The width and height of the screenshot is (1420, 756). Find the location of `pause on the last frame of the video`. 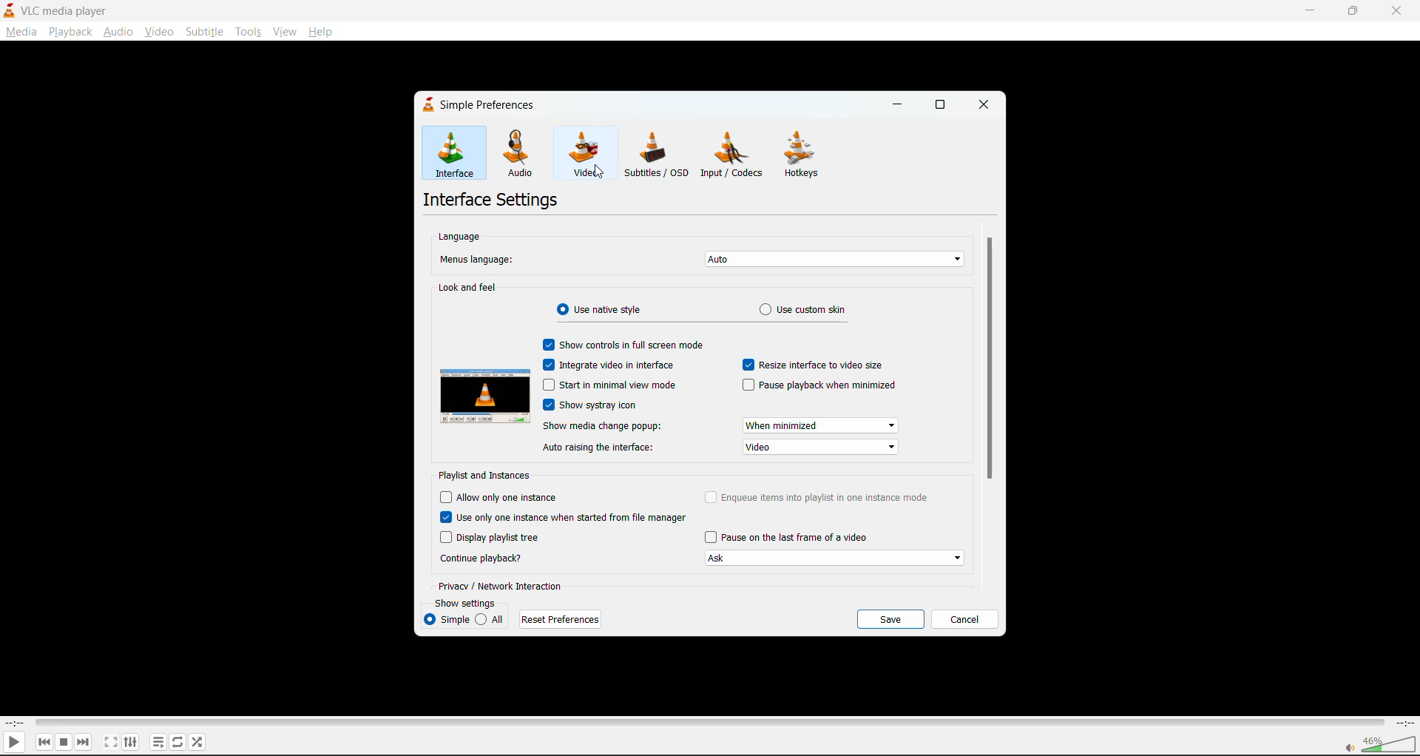

pause on the last frame of the video is located at coordinates (838, 547).